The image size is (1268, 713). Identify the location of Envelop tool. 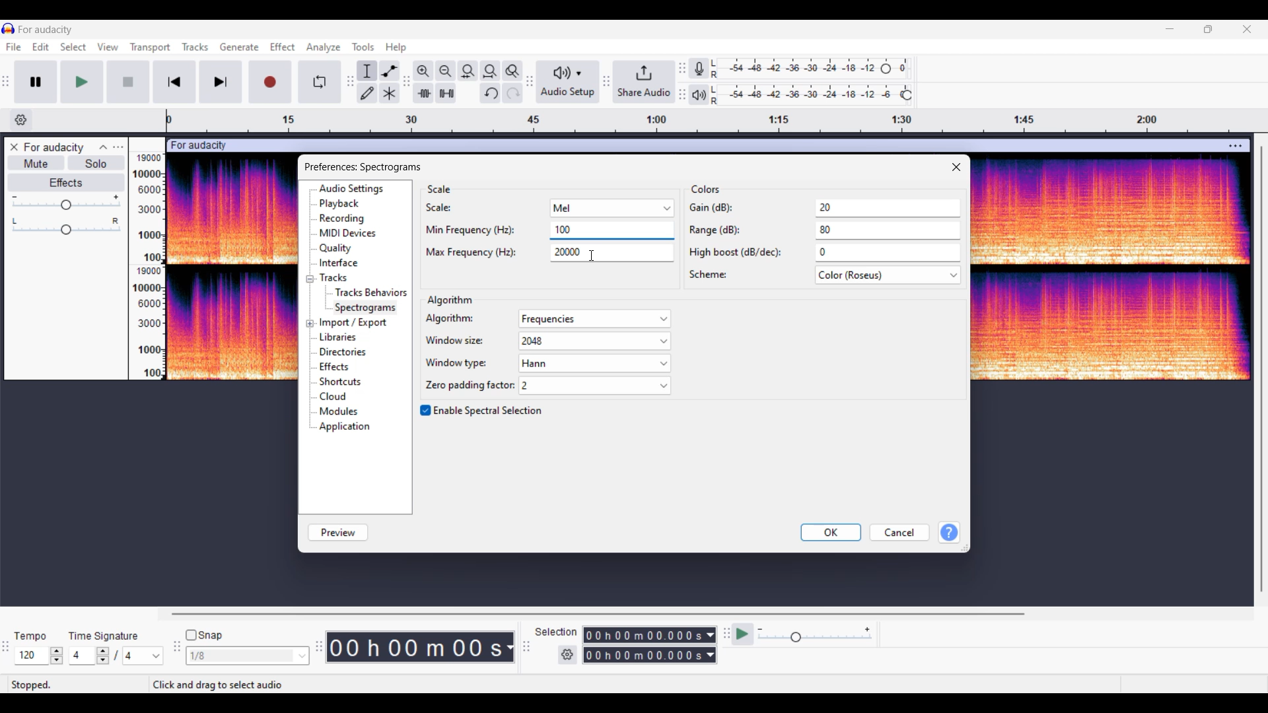
(390, 71).